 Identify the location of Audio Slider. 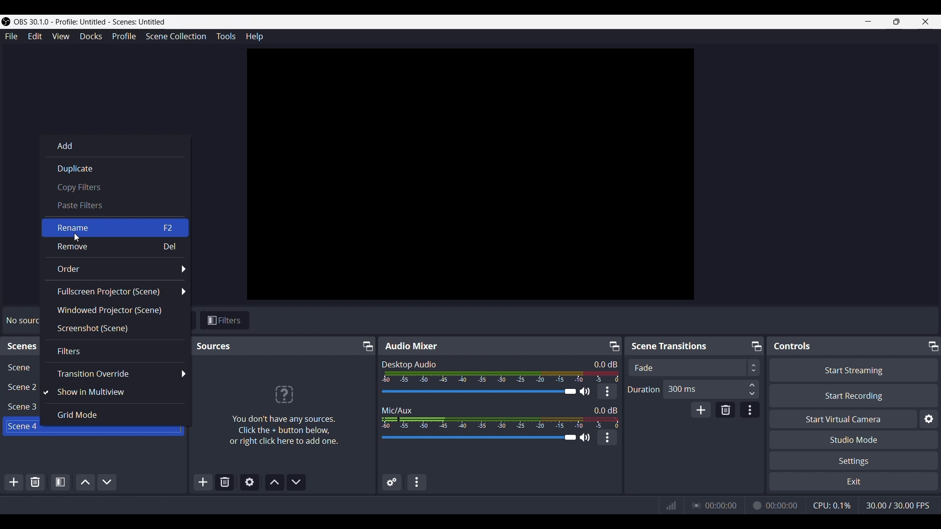
(477, 438).